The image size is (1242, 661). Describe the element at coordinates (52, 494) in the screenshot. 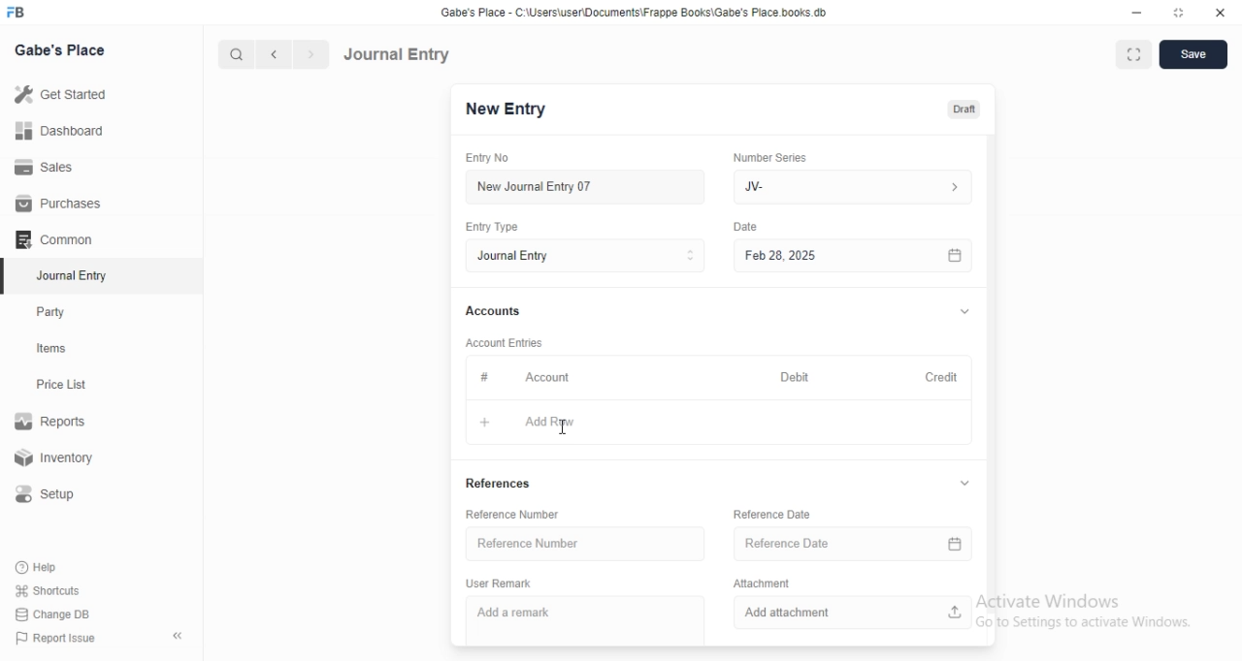

I see `Setup` at that location.